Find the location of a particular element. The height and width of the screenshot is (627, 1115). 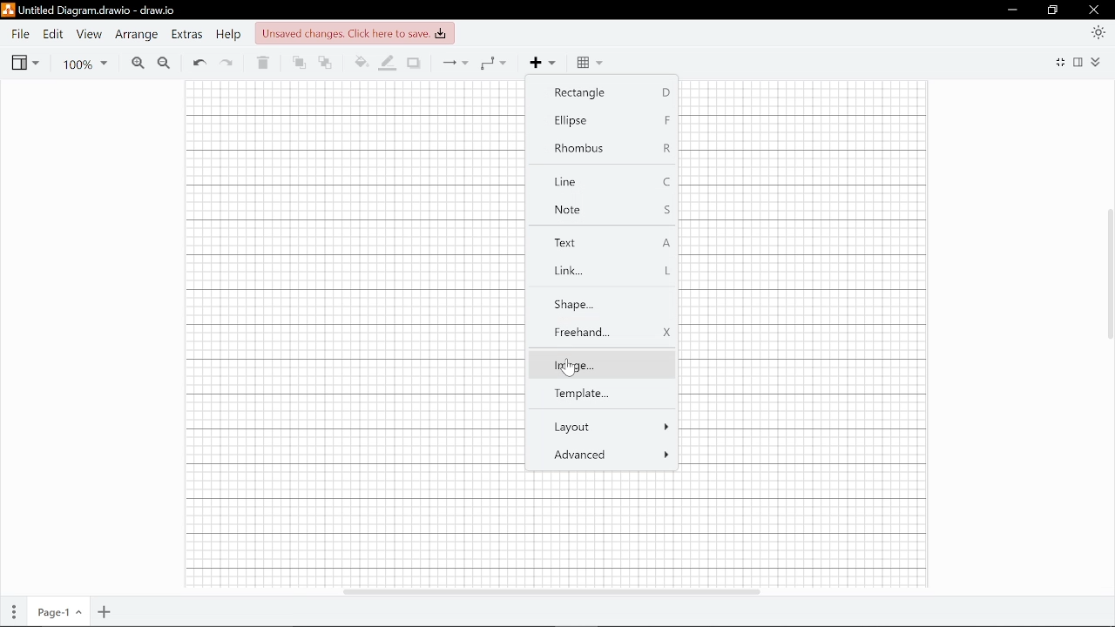

Horizontal scrollbar is located at coordinates (552, 591).